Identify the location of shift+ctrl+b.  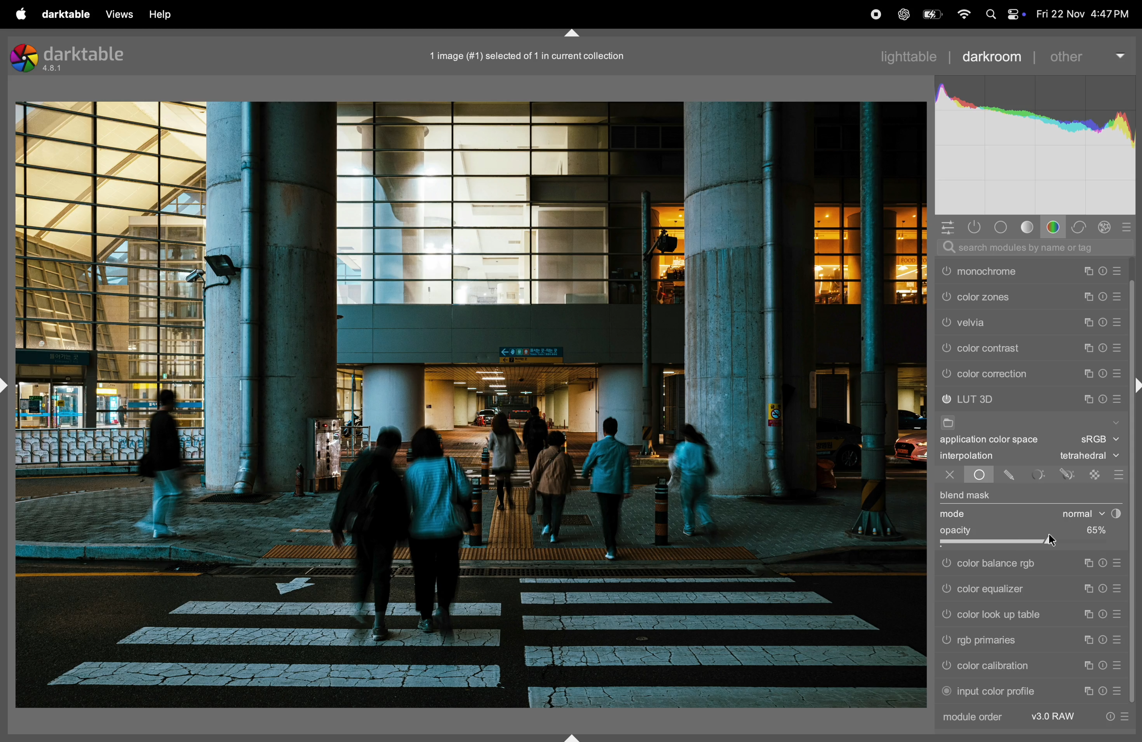
(570, 736).